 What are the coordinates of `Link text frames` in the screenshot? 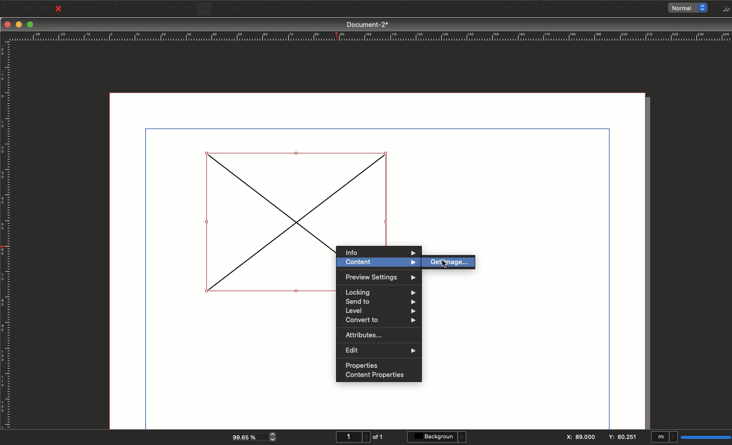 It's located at (460, 9).